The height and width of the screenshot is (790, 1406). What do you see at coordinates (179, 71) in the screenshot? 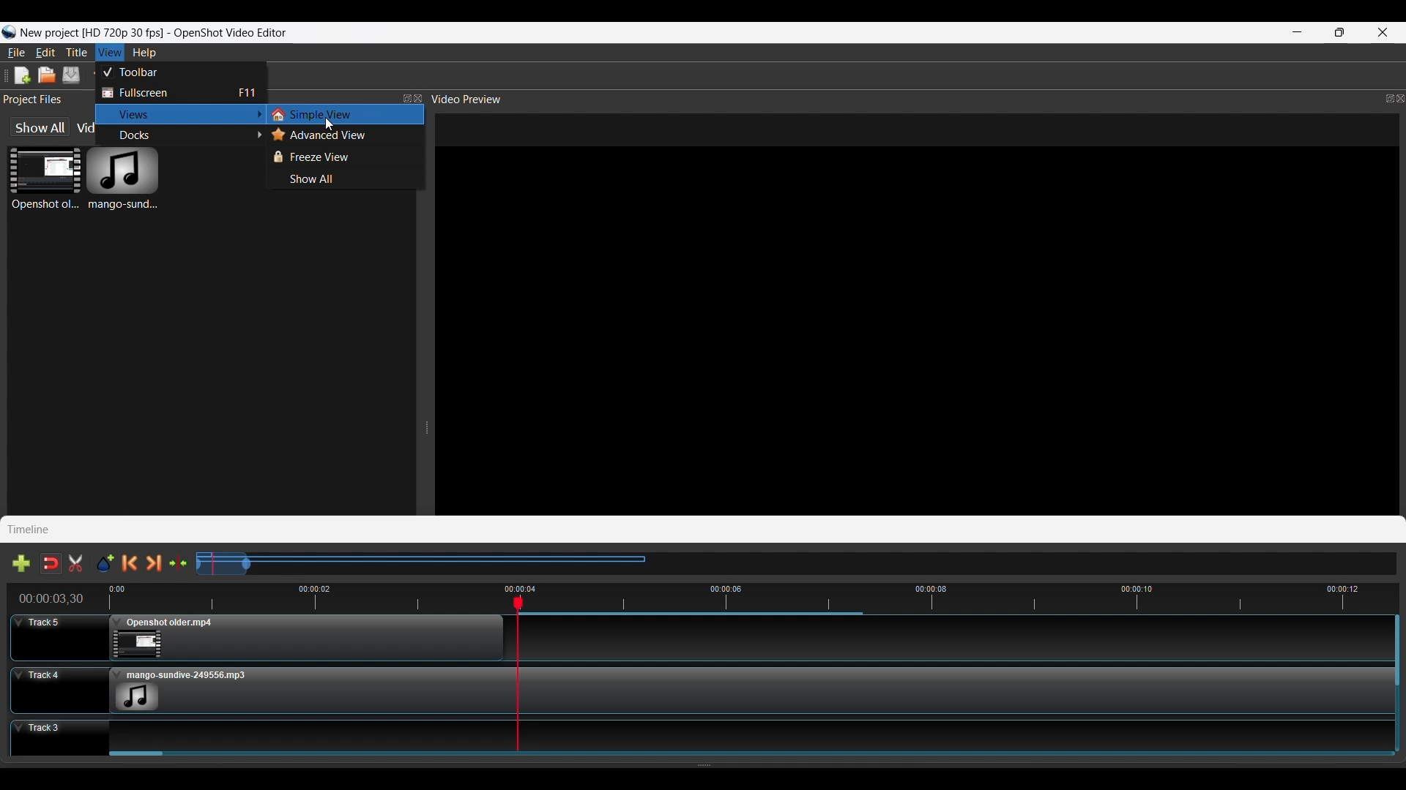
I see `Toolbar` at bounding box center [179, 71].